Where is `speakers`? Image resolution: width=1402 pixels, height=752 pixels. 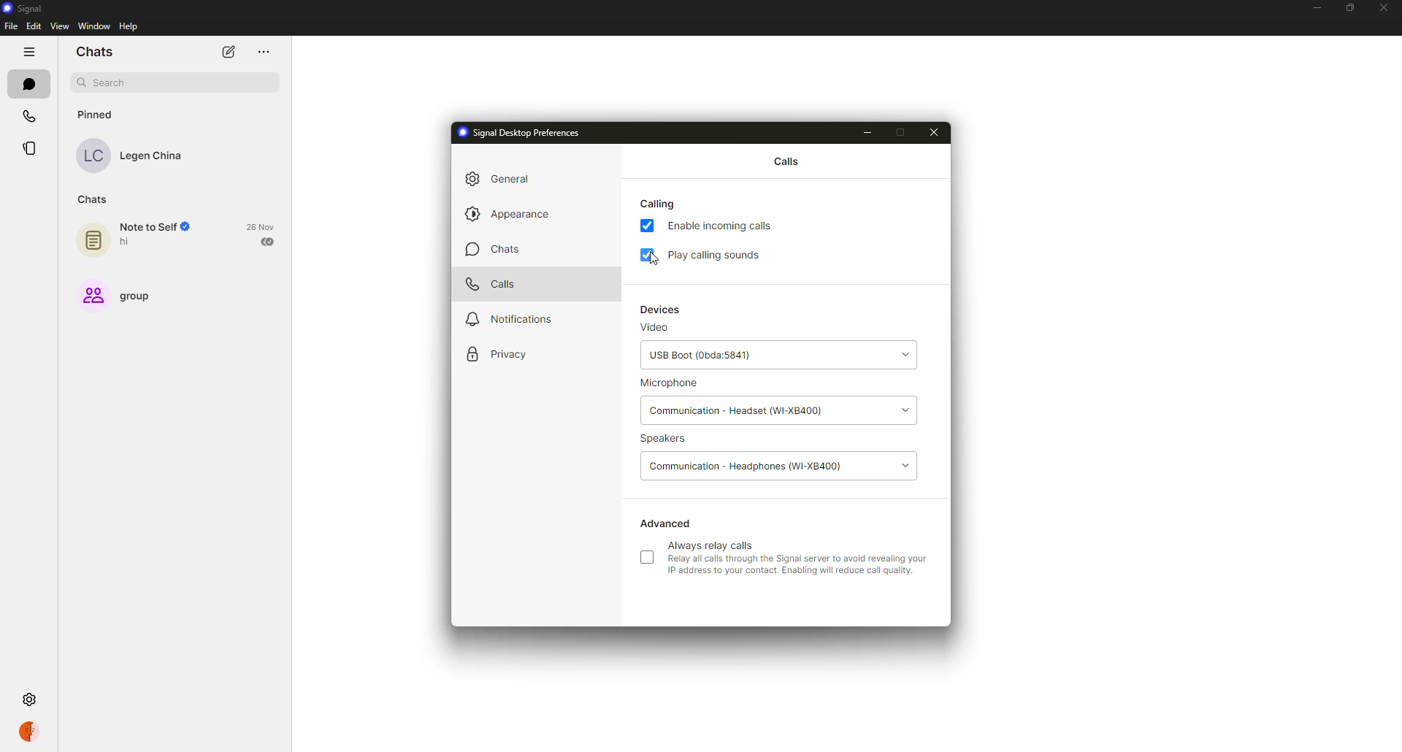
speakers is located at coordinates (669, 439).